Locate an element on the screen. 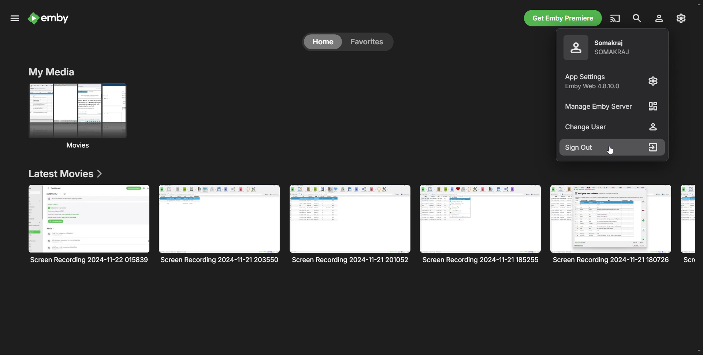 This screenshot has height=355, width=703. Movie is located at coordinates (480, 224).